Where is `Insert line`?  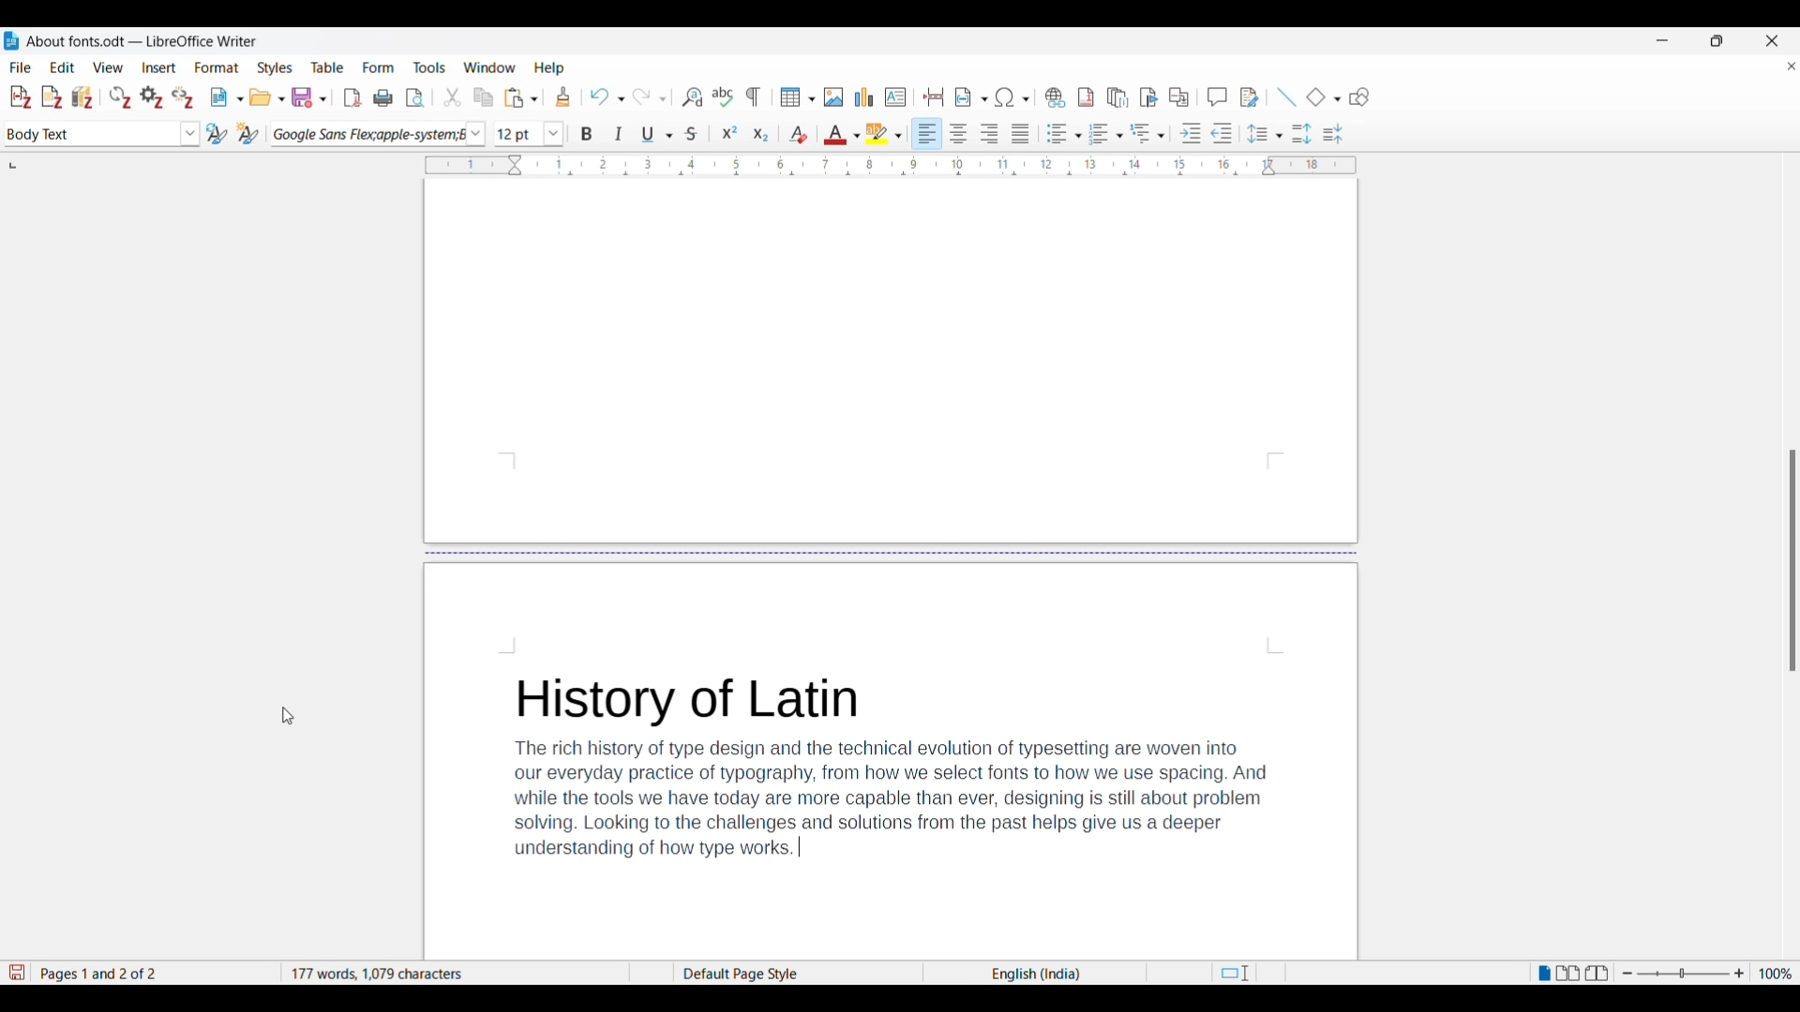
Insert line is located at coordinates (1286, 97).